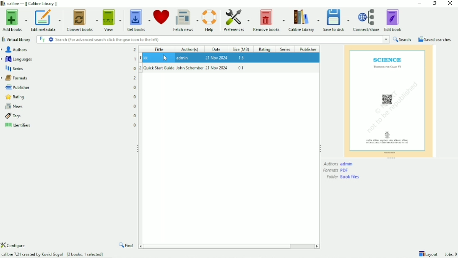 The height and width of the screenshot is (258, 458). I want to click on Edit book, so click(394, 20).